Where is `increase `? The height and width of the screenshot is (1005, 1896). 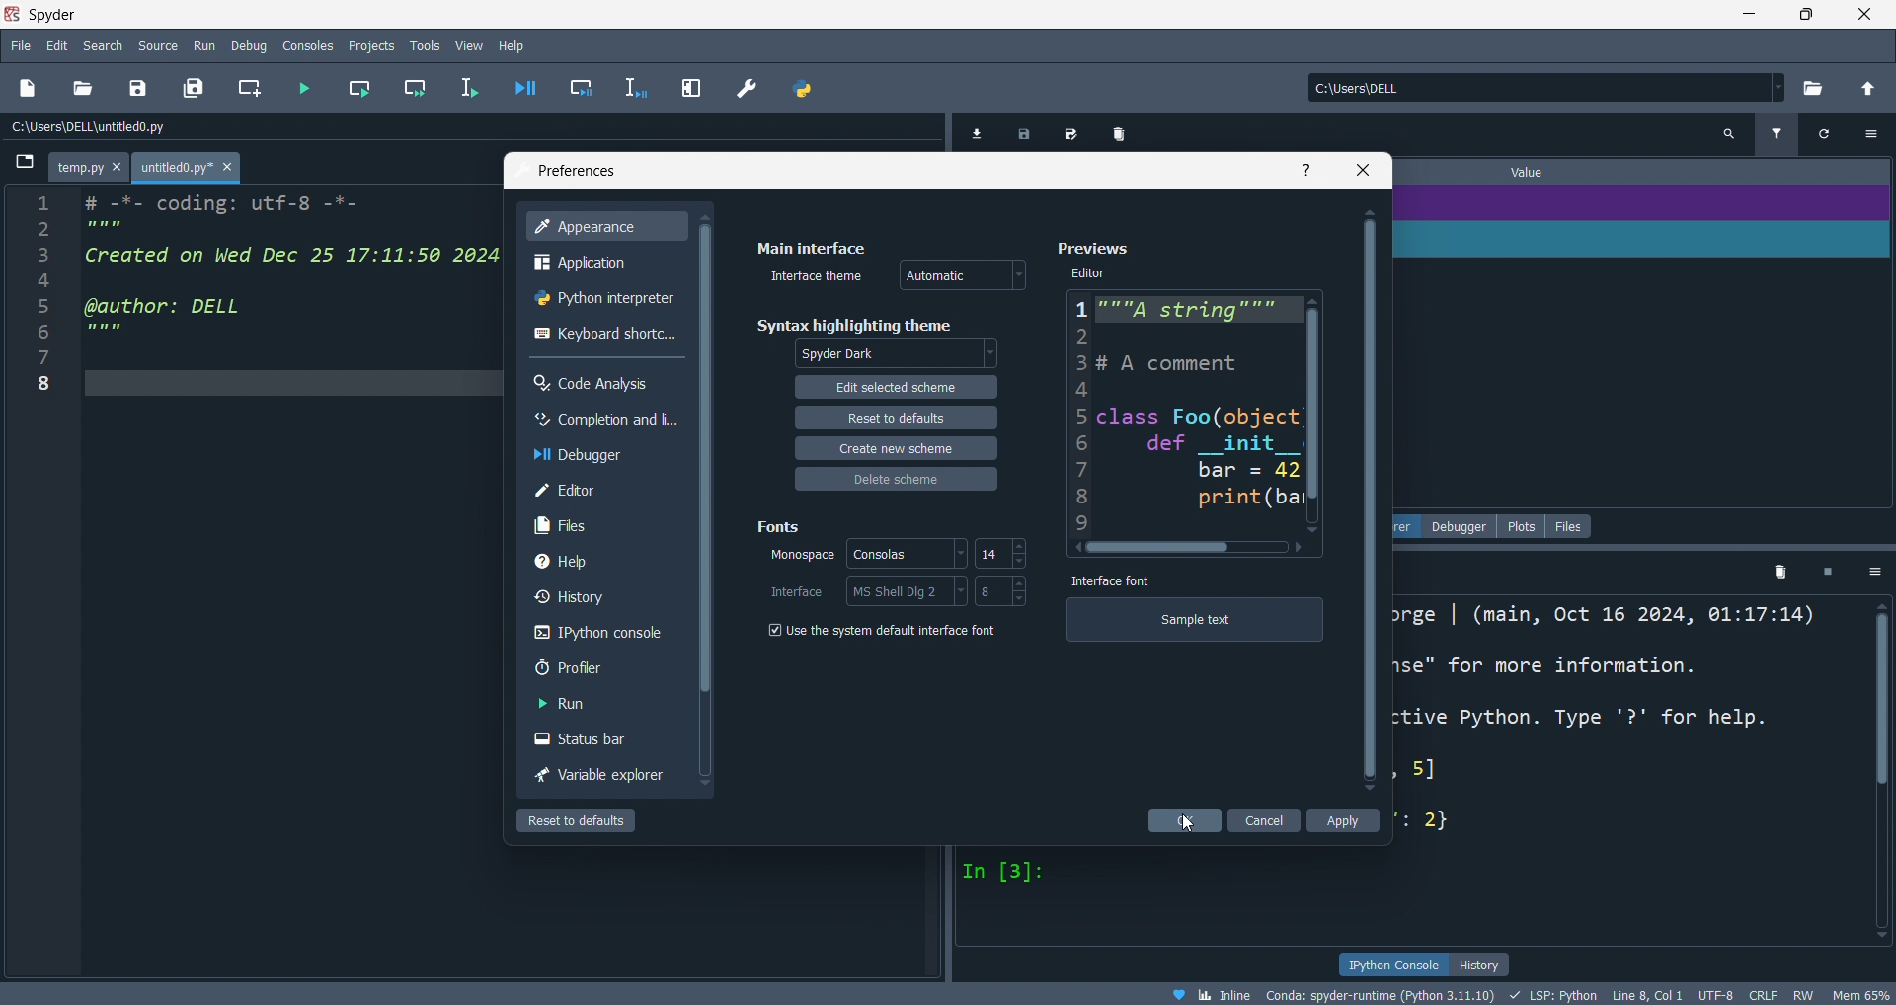
increase  is located at coordinates (1025, 581).